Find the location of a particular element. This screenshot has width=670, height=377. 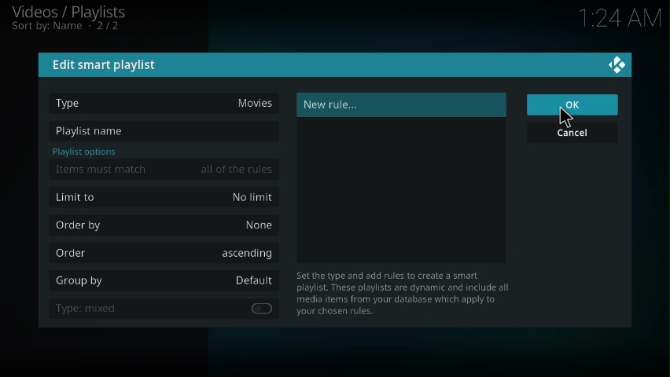

time is located at coordinates (623, 16).